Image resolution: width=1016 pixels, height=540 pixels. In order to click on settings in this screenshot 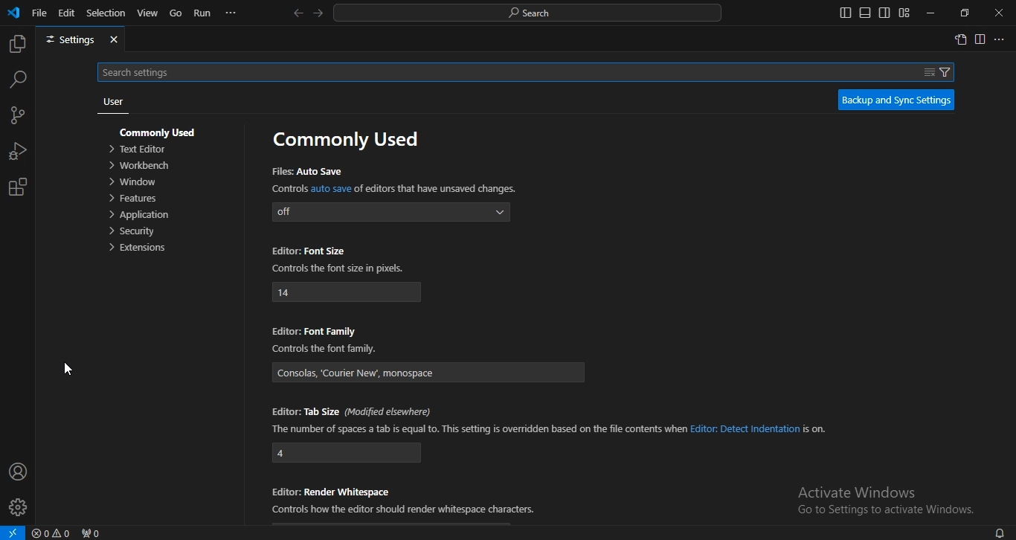, I will do `click(80, 40)`.